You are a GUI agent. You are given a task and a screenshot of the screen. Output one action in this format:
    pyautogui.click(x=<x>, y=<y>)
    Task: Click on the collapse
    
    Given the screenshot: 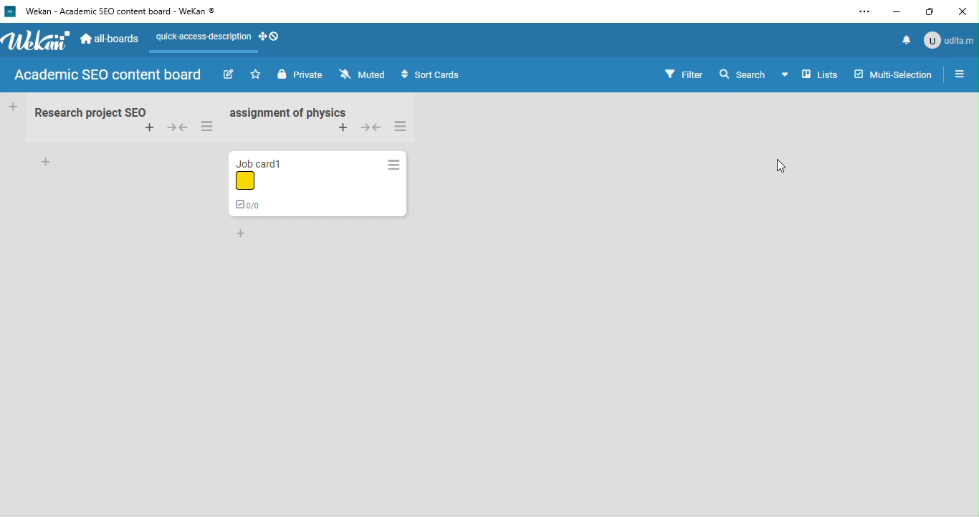 What is the action you would take?
    pyautogui.click(x=177, y=127)
    